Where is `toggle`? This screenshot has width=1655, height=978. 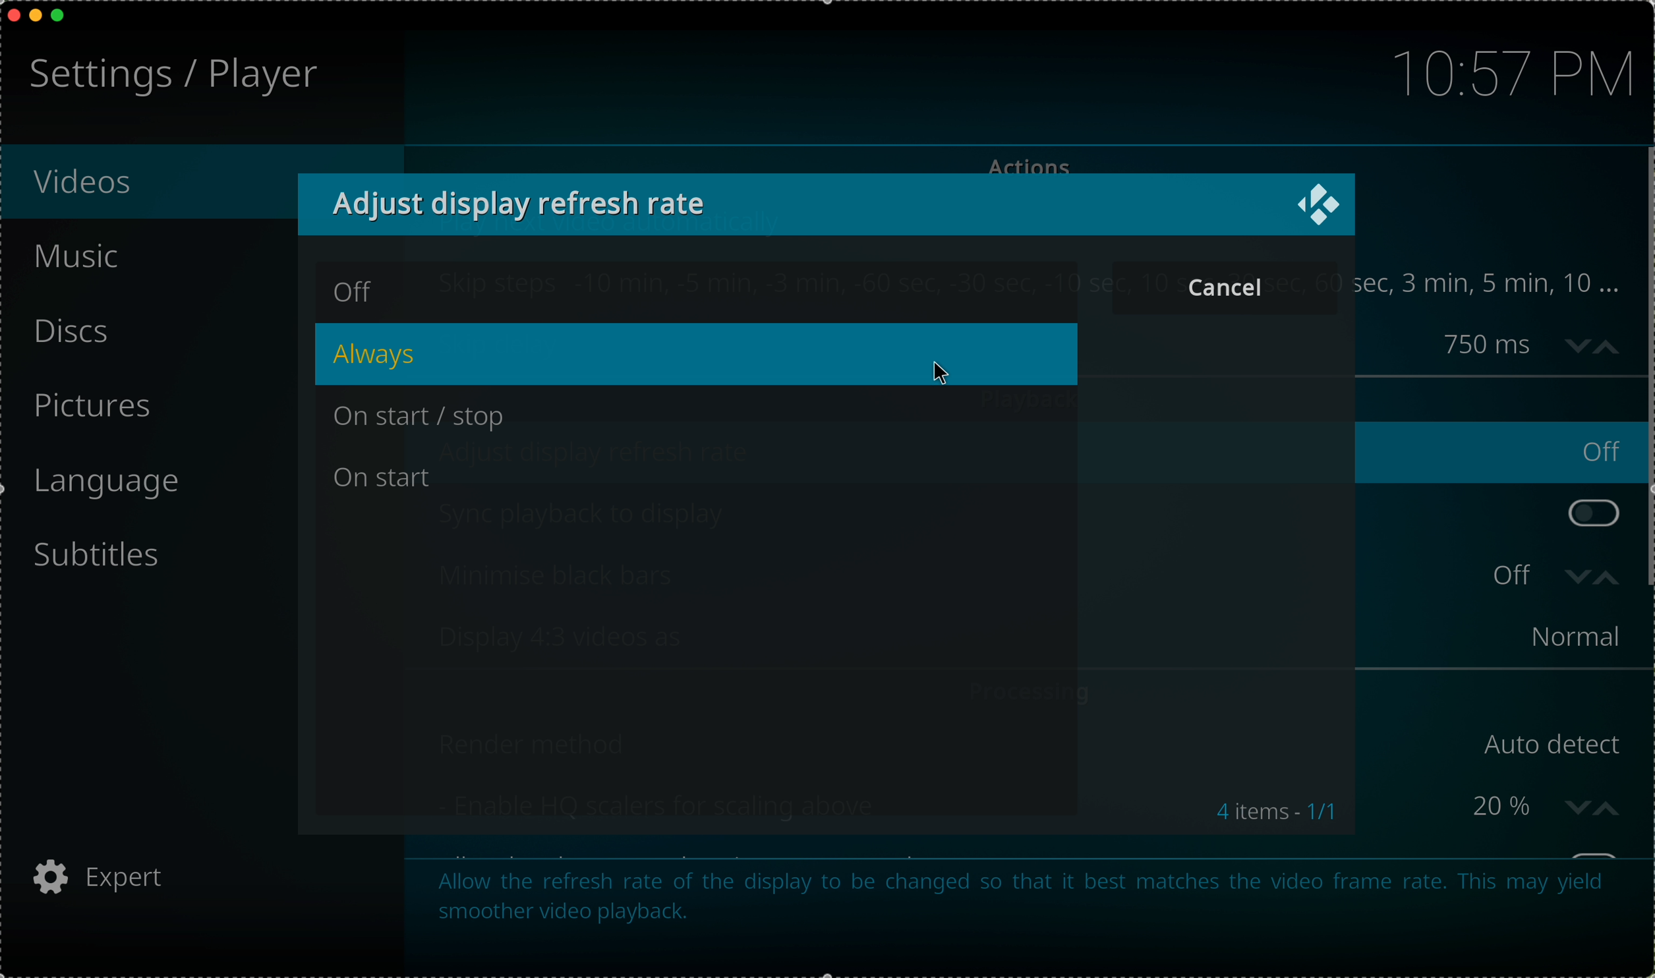
toggle is located at coordinates (1593, 513).